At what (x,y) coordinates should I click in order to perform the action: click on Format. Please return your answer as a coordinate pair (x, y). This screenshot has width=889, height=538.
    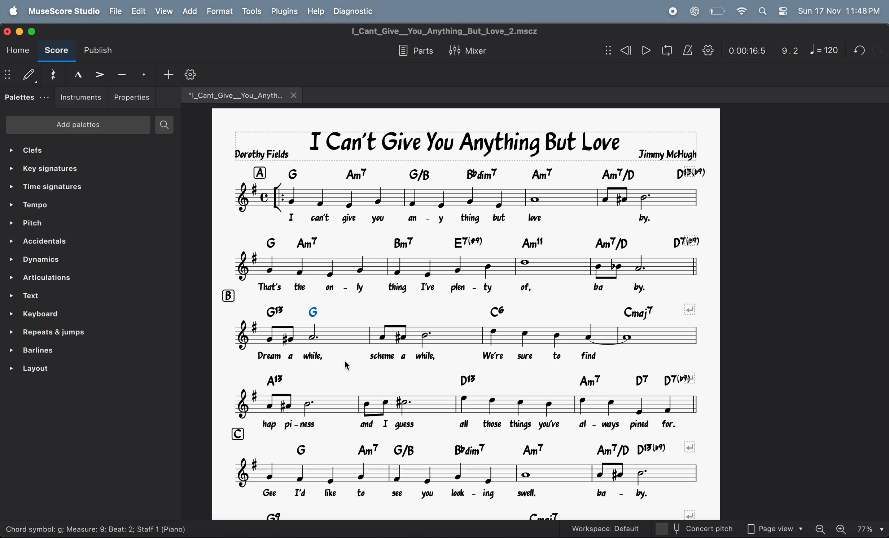
    Looking at the image, I should click on (221, 10).